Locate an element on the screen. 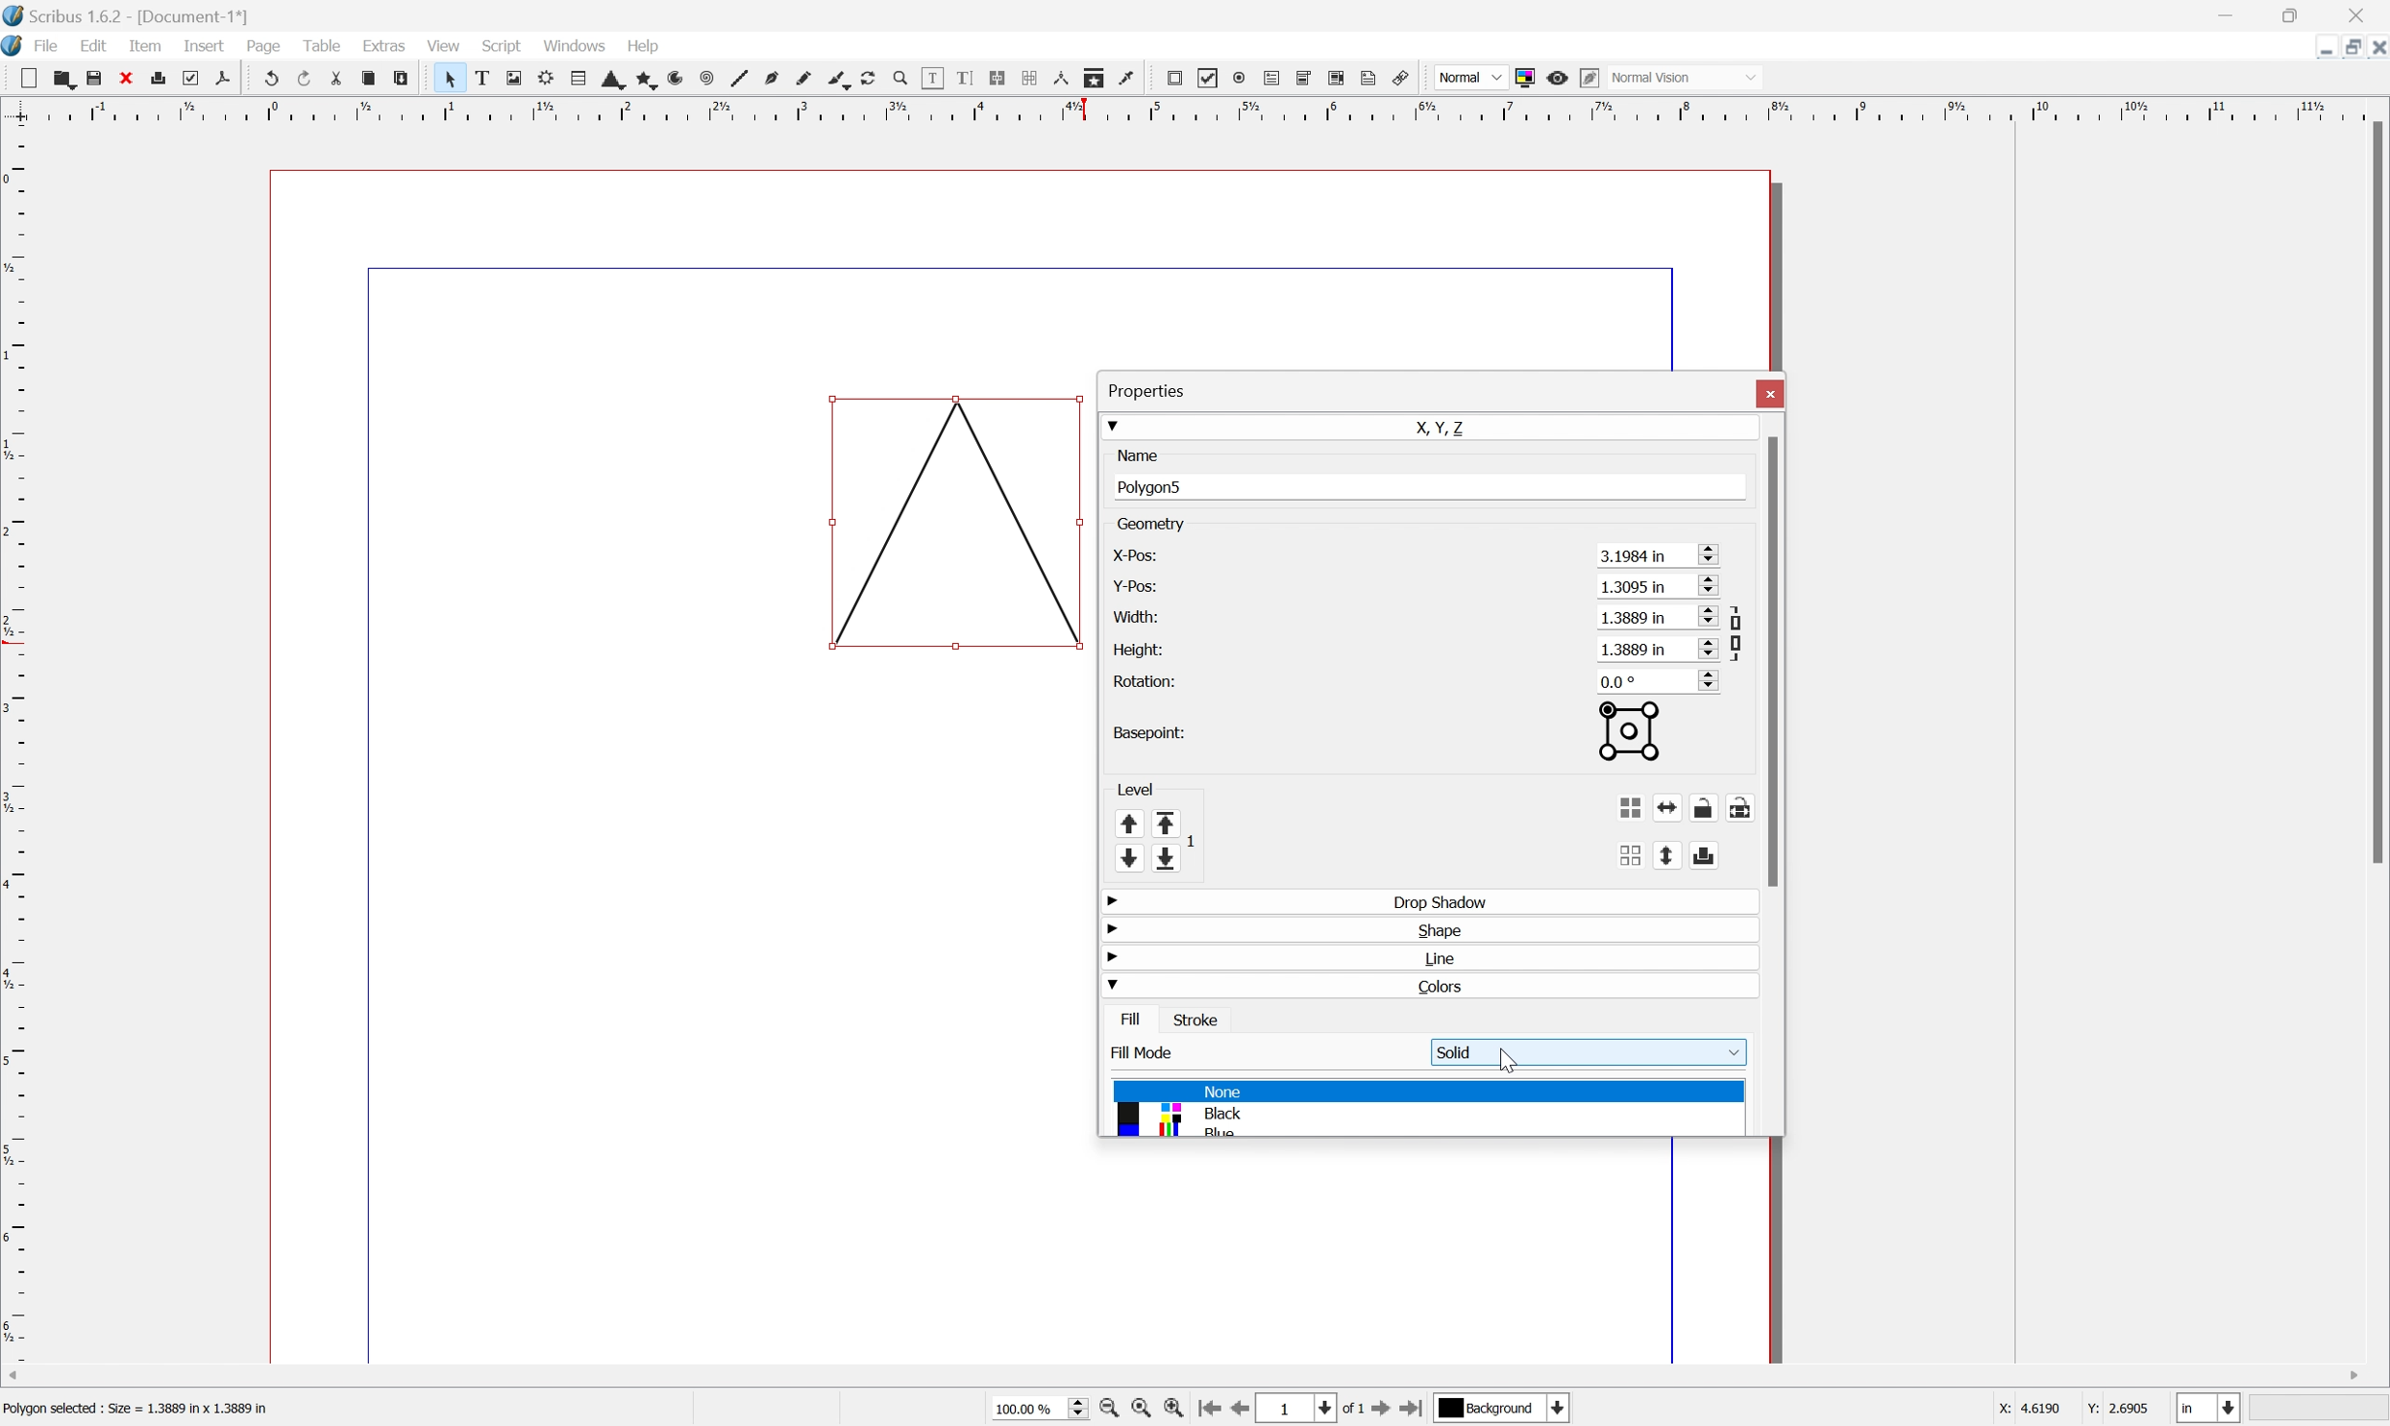 The height and width of the screenshot is (1426, 2390). File is located at coordinates (46, 44).